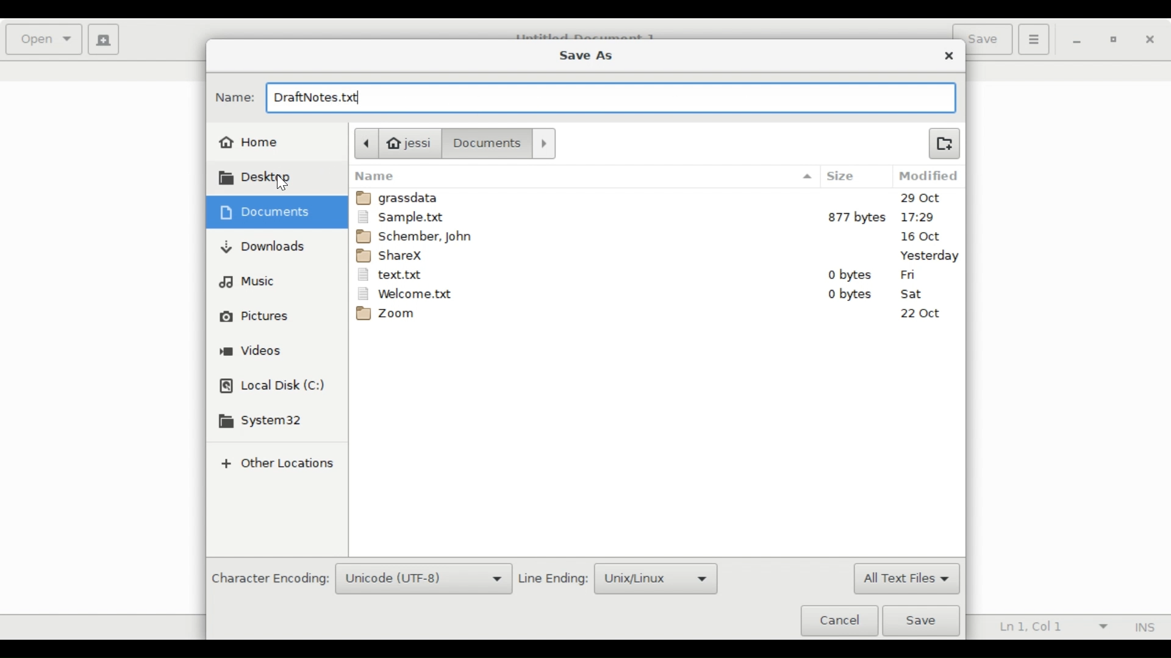  What do you see at coordinates (1033, 38) in the screenshot?
I see `Application menu` at bounding box center [1033, 38].